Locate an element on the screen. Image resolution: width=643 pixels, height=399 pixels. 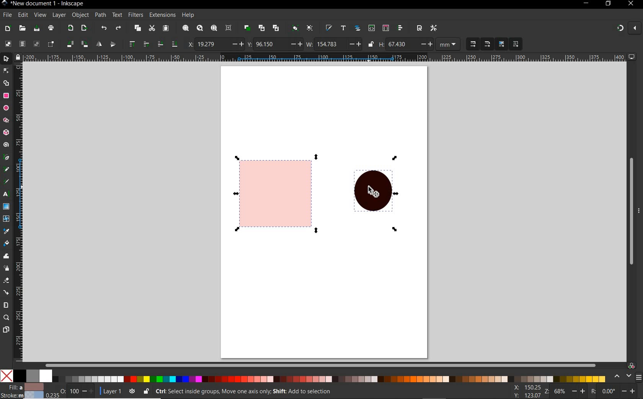
lock or unlock the object is located at coordinates (147, 391).